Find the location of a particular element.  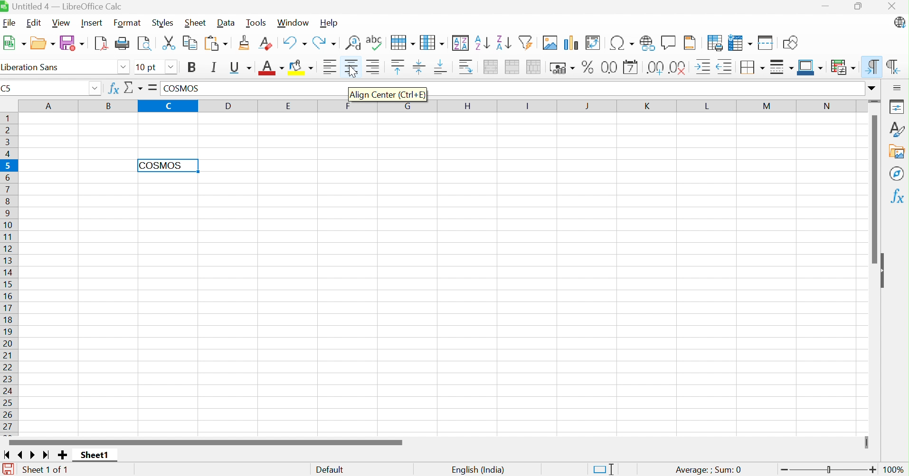

Format as Number is located at coordinates (610, 67).